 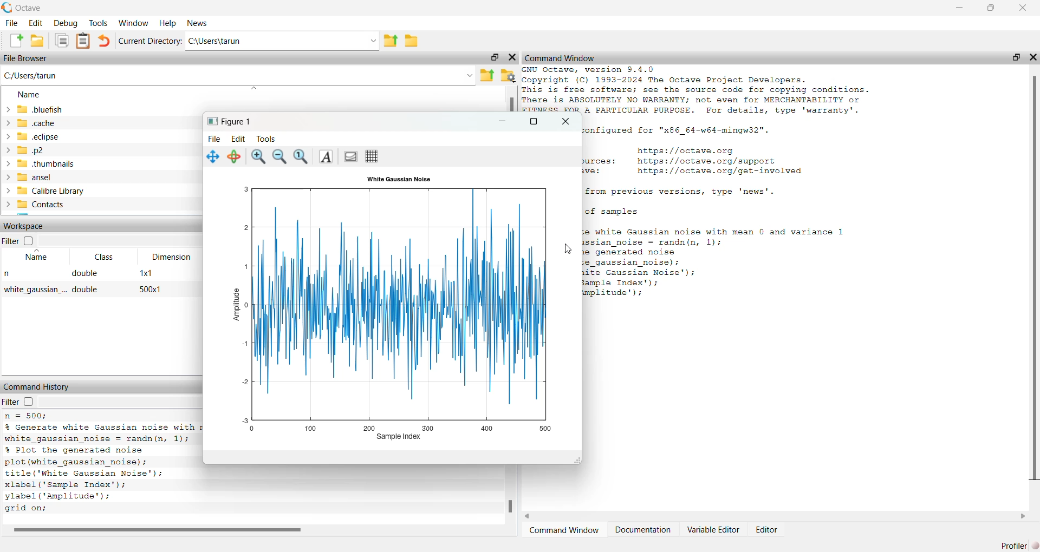 What do you see at coordinates (233, 307) in the screenshot?
I see `amplitude` at bounding box center [233, 307].